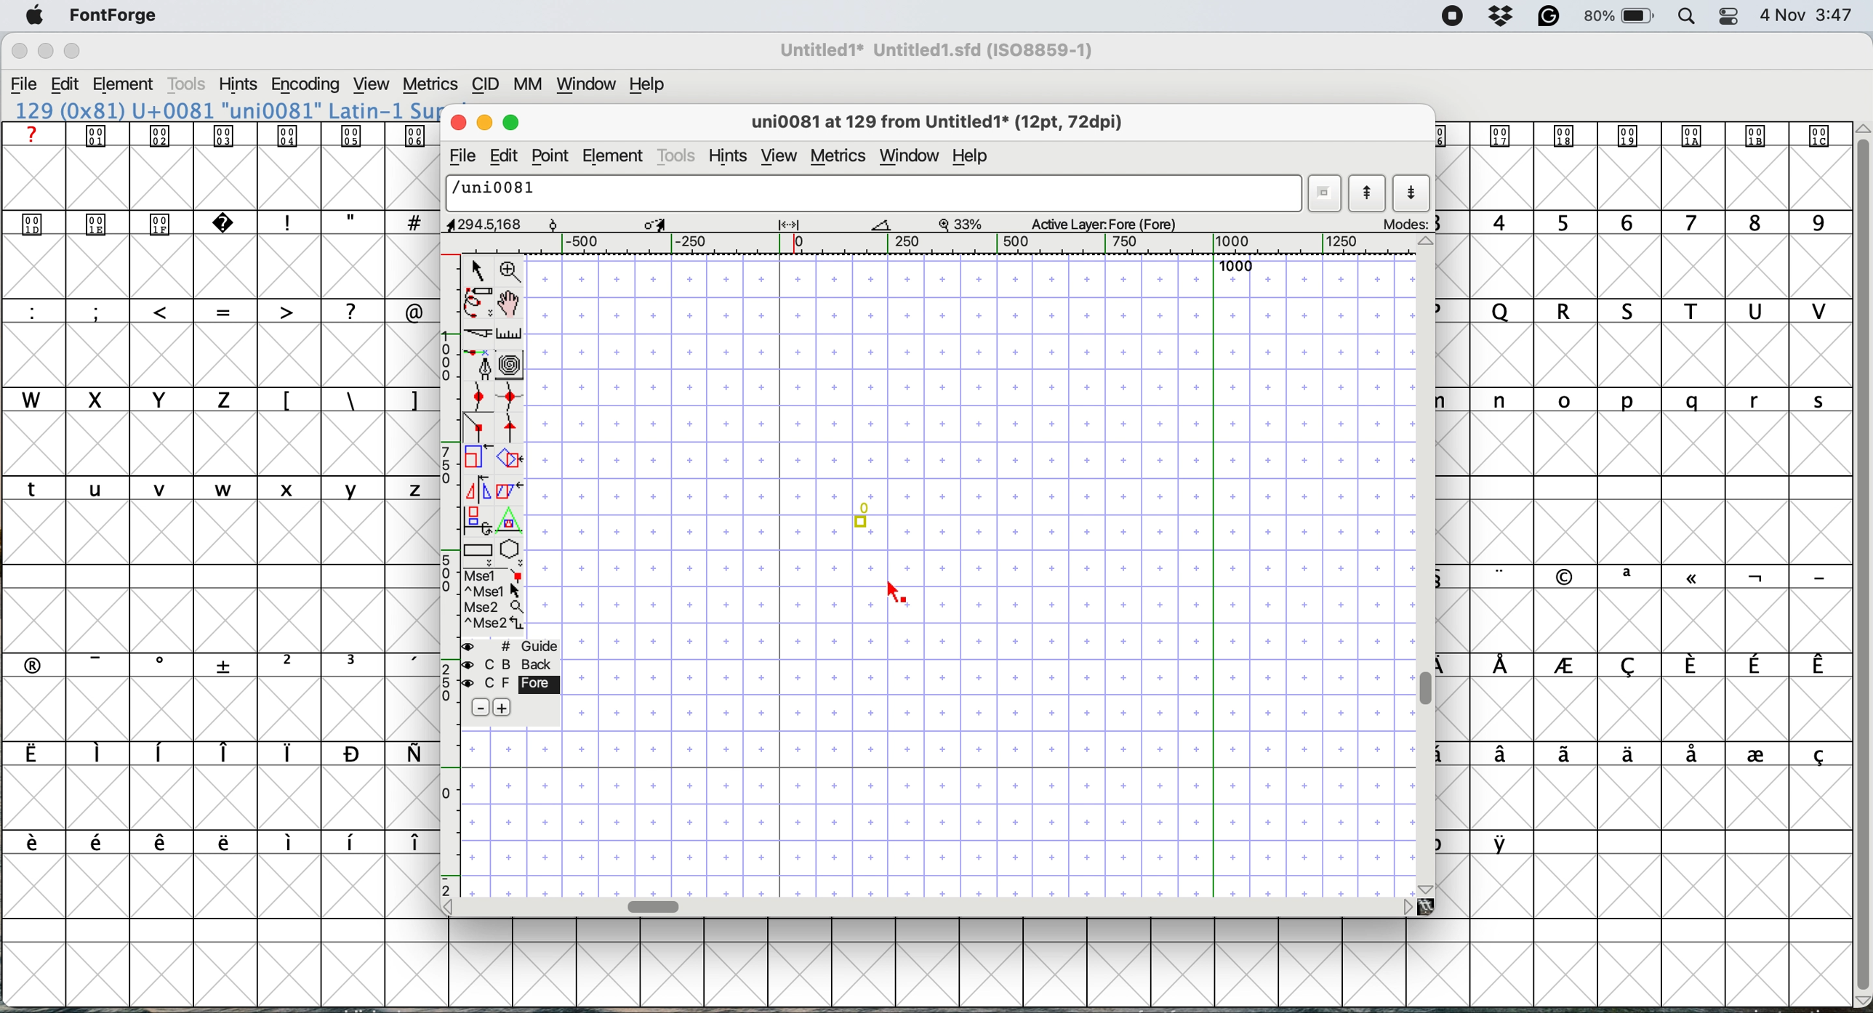  I want to click on CID, so click(485, 86).